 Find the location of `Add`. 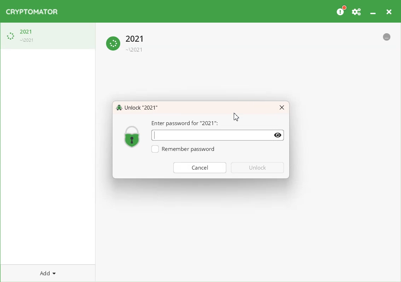

Add is located at coordinates (48, 273).